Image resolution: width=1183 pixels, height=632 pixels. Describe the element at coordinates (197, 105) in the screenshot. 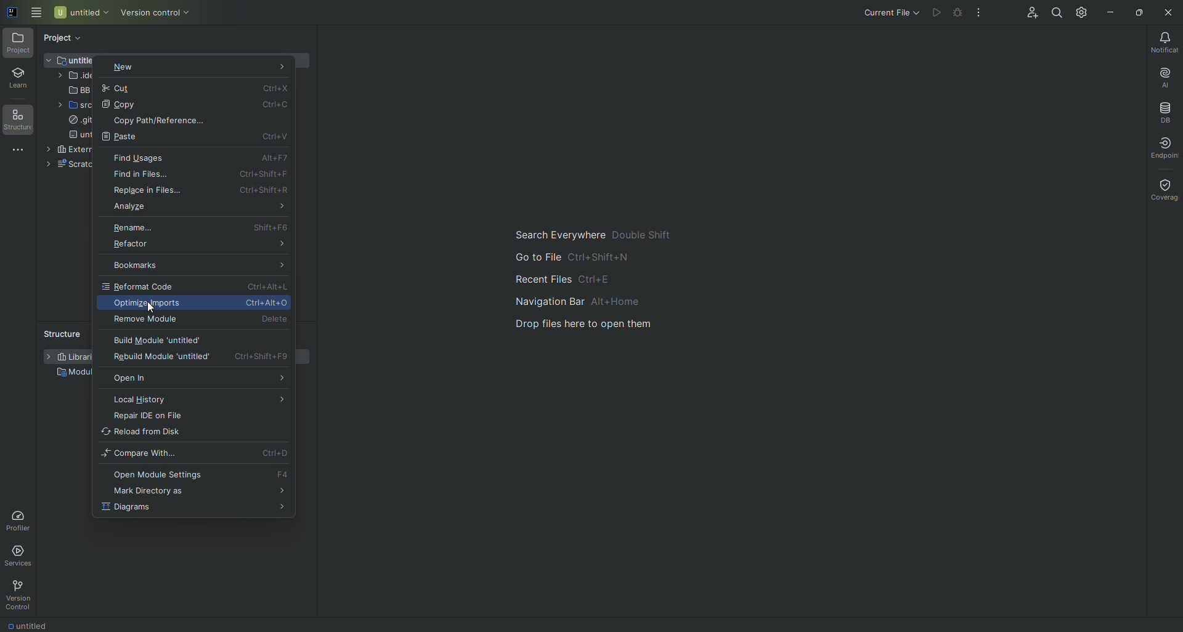

I see `Copy` at that location.